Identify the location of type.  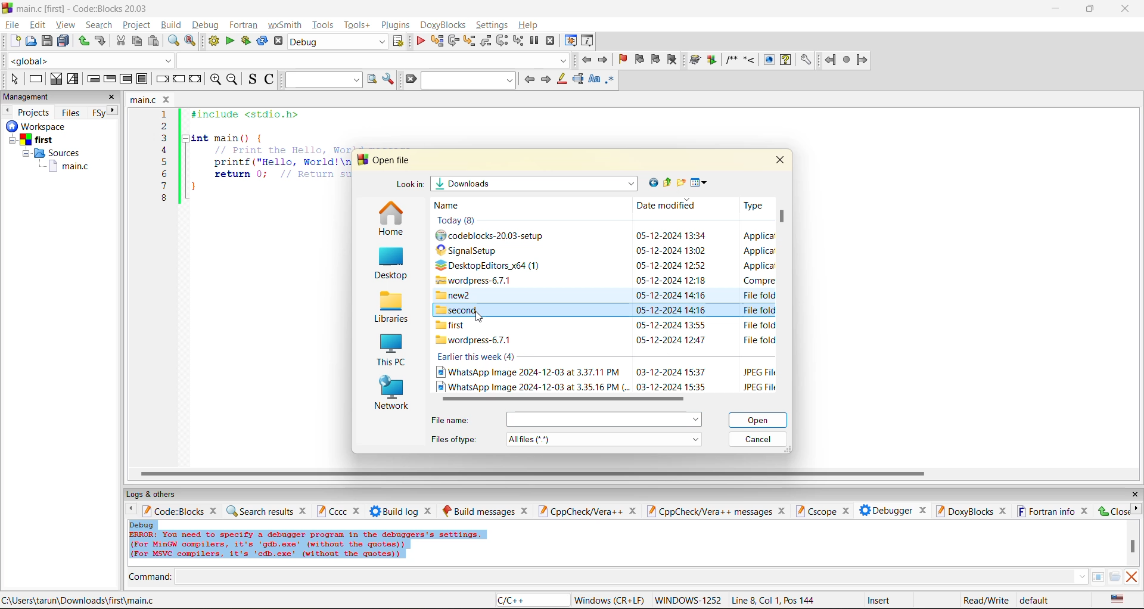
(759, 236).